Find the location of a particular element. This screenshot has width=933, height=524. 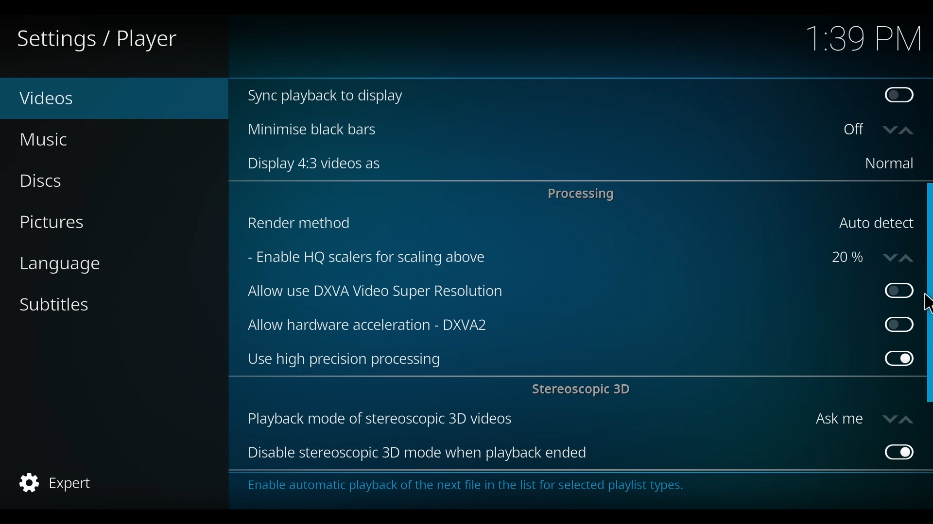

Toggle on/off Allow hardware accelaration is located at coordinates (896, 324).